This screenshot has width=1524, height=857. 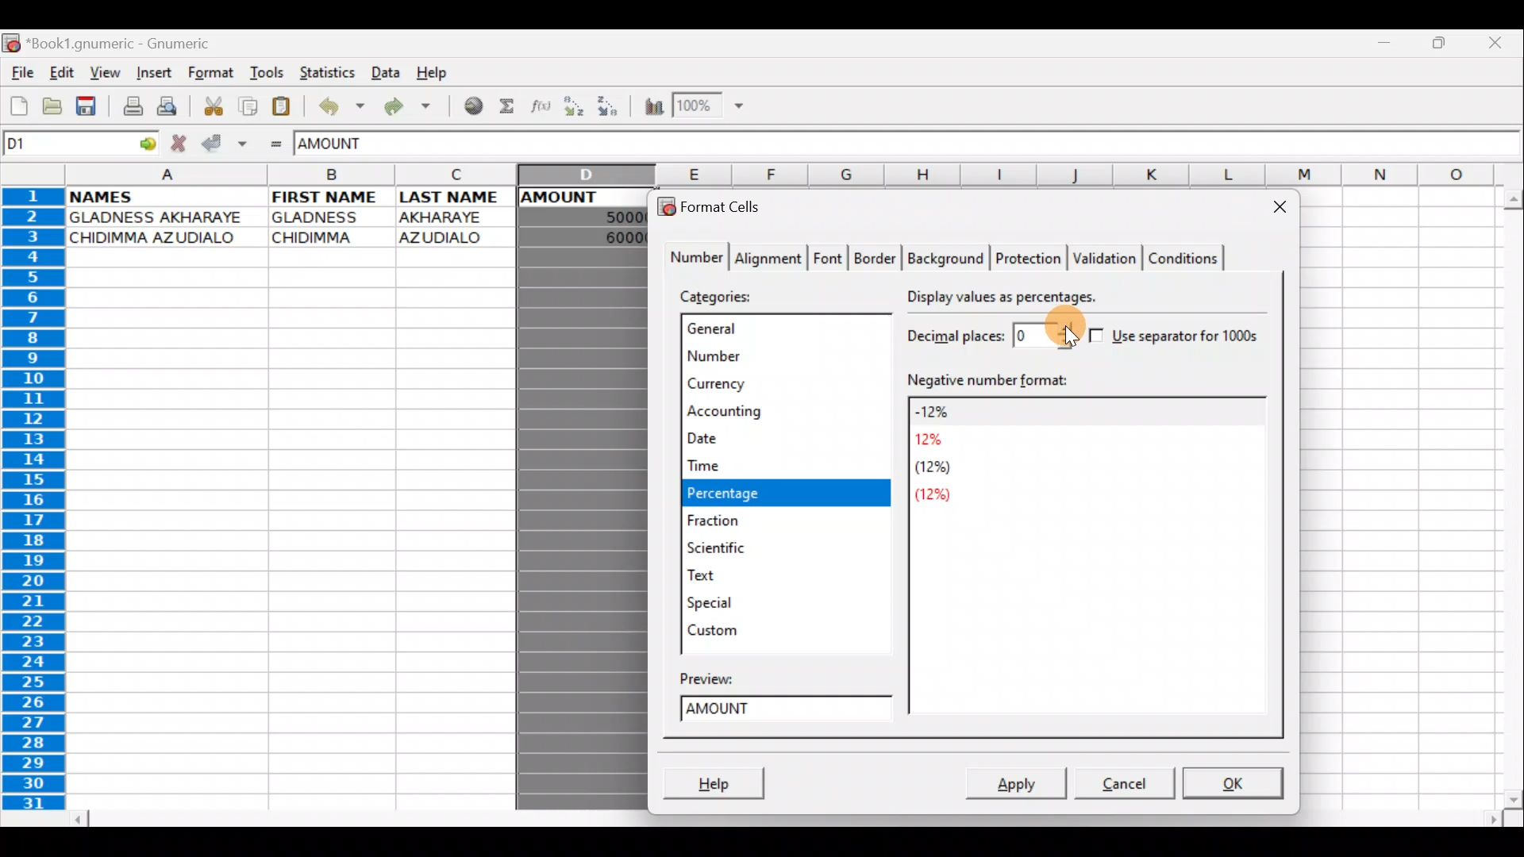 I want to click on CHIDIMMA, so click(x=322, y=238).